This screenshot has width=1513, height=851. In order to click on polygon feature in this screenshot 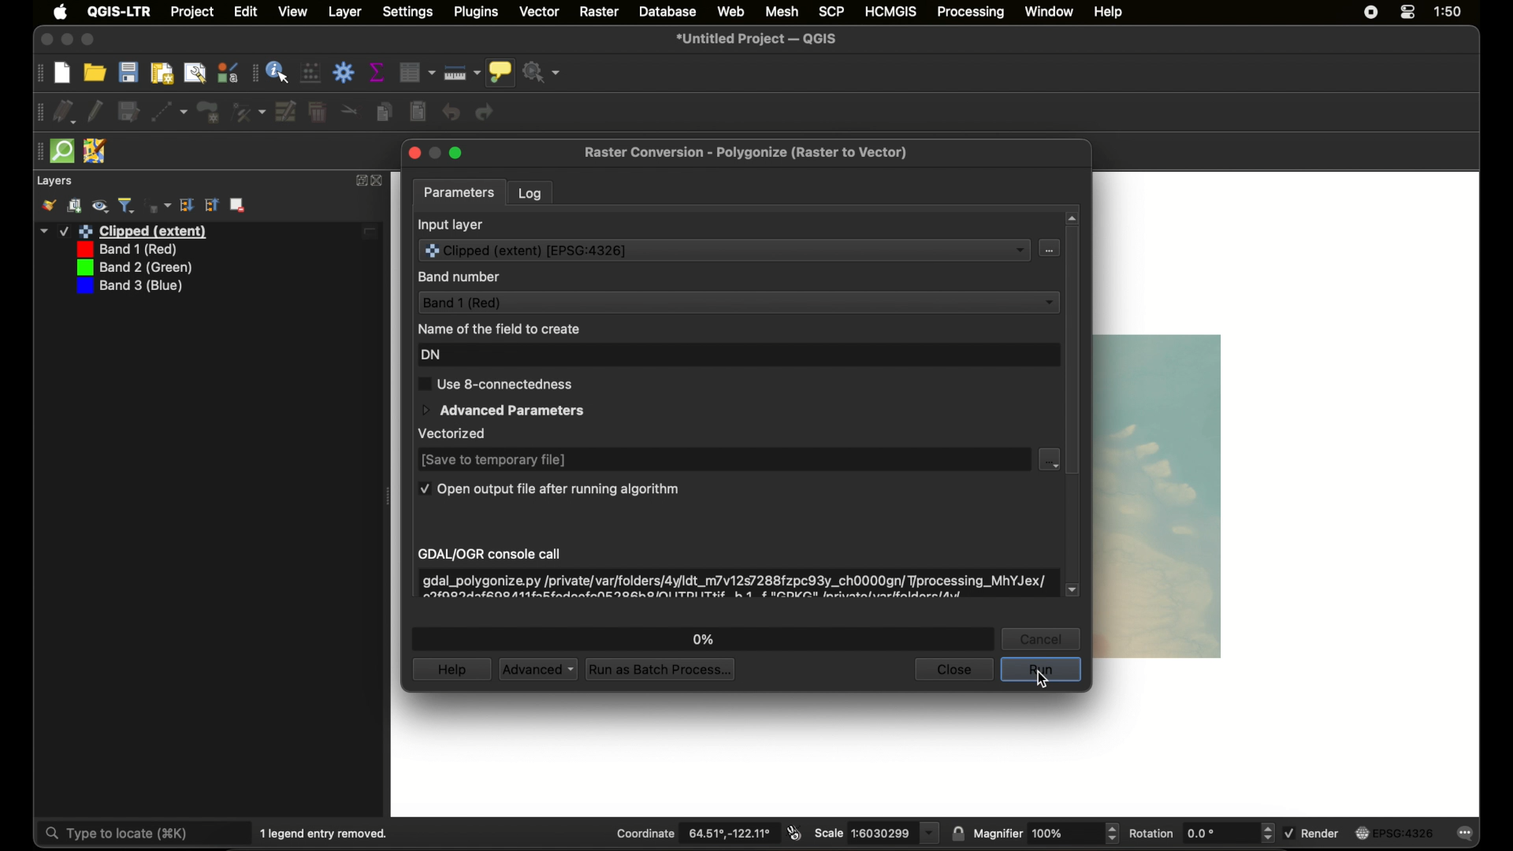, I will do `click(208, 113)`.